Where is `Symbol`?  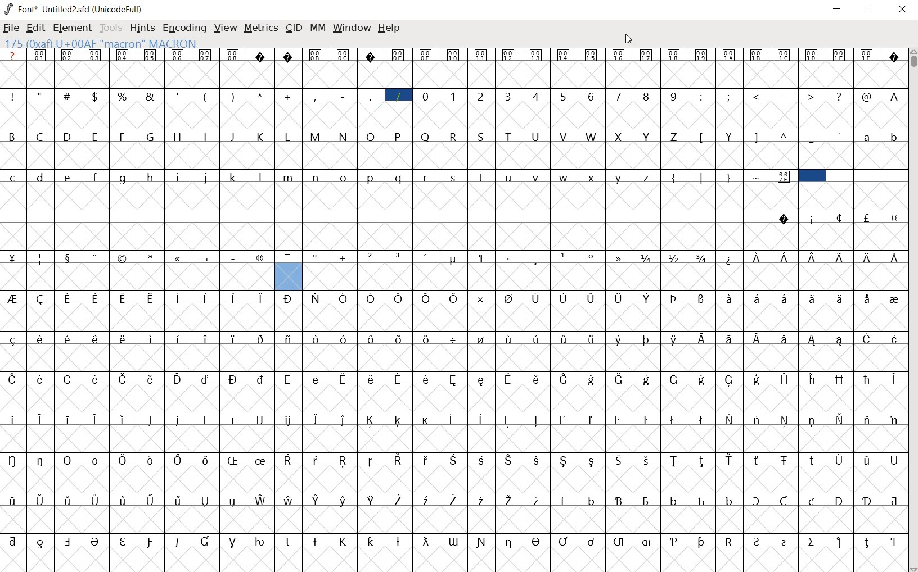 Symbol is located at coordinates (893, 419).